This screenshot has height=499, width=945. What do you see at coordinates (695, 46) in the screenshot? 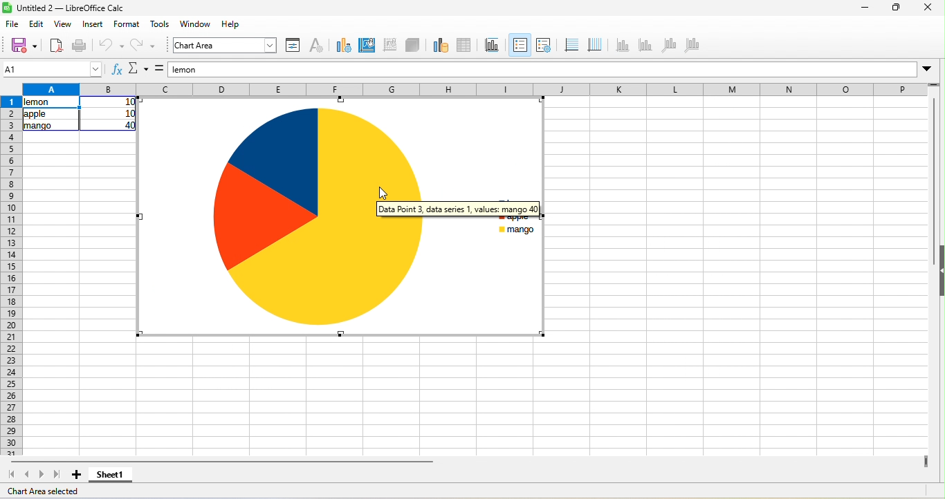
I see `all axes` at bounding box center [695, 46].